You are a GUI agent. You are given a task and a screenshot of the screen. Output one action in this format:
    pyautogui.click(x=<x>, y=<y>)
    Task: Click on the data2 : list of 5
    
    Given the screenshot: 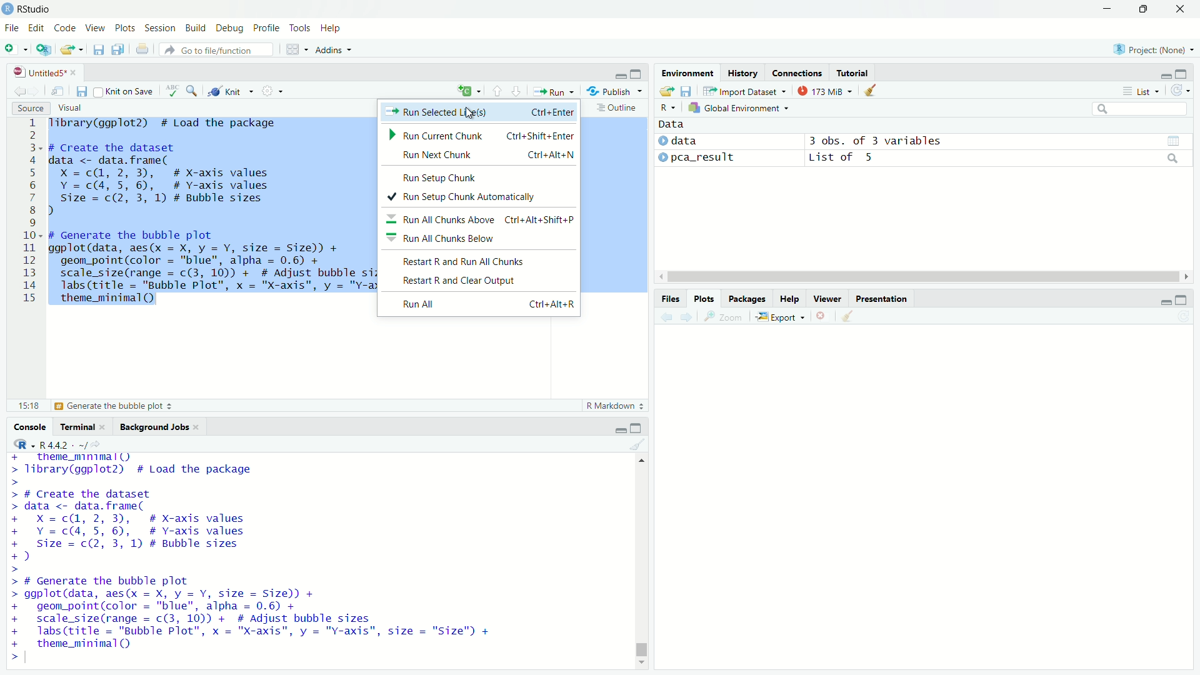 What is the action you would take?
    pyautogui.click(x=997, y=159)
    